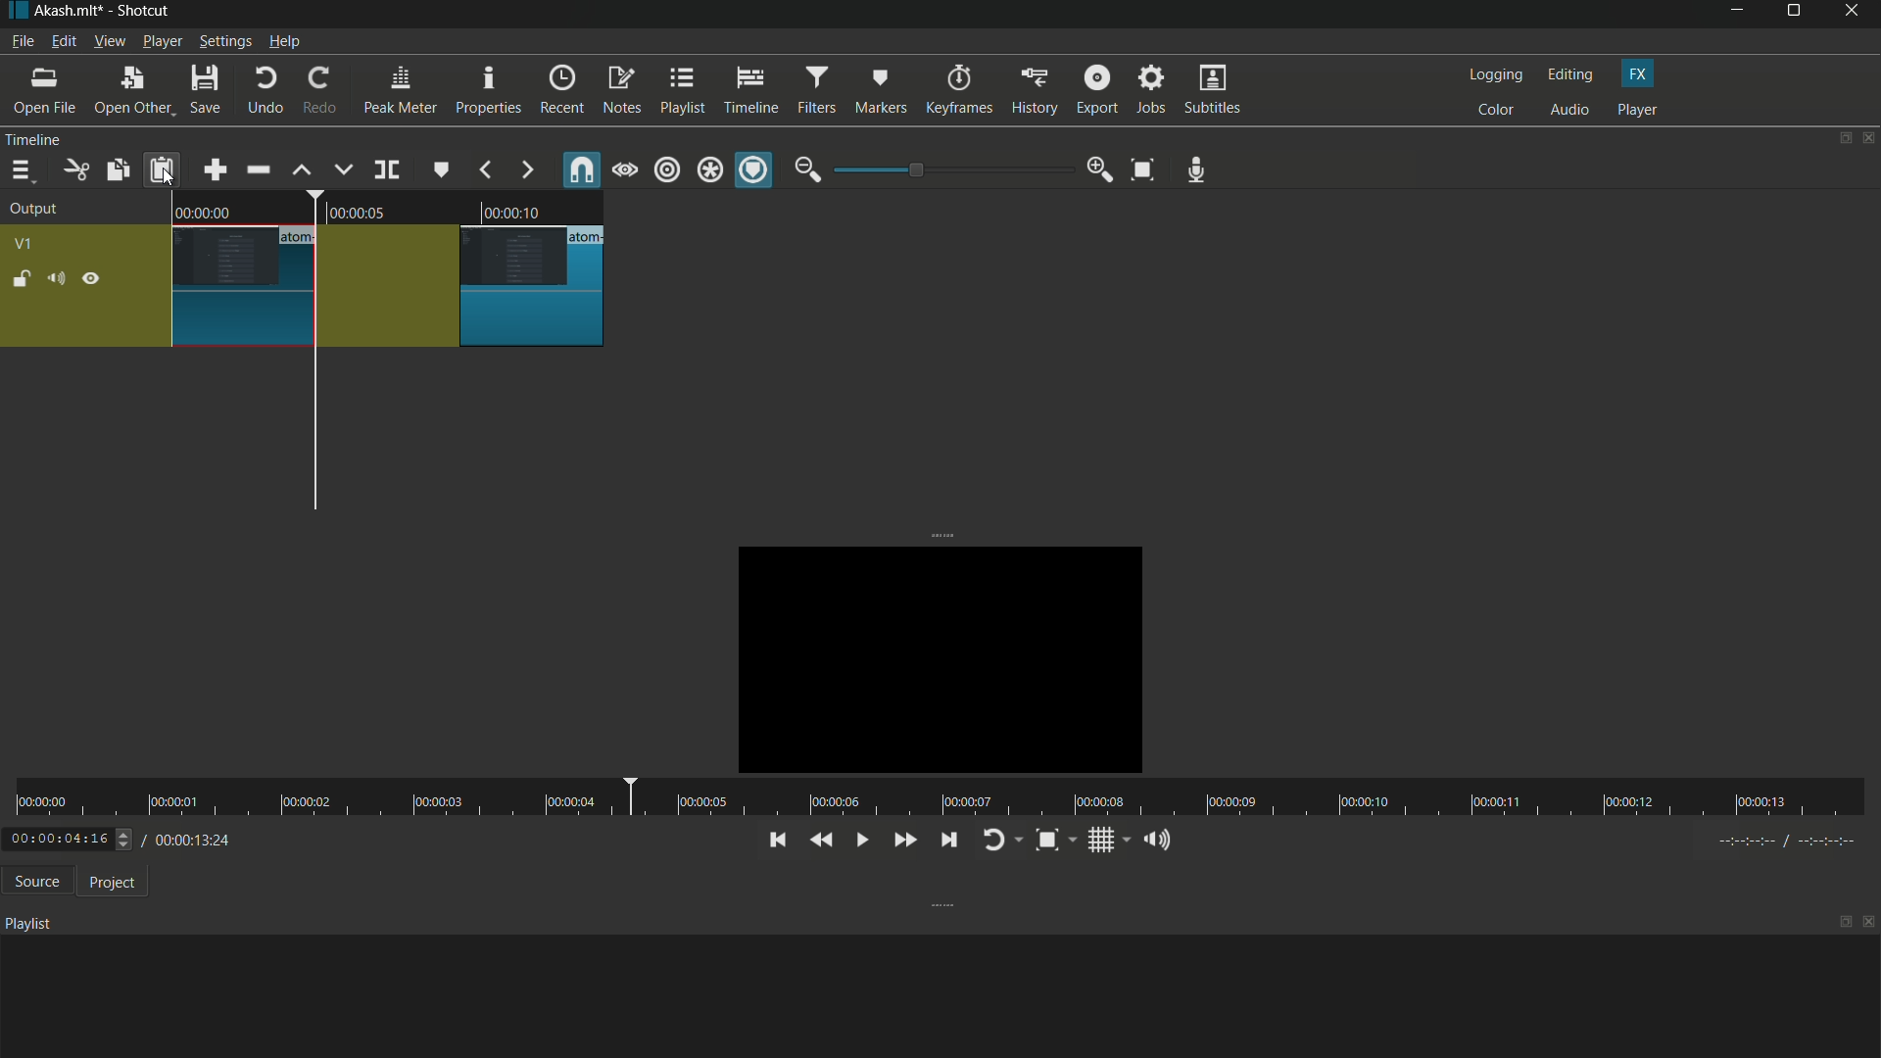  Describe the element at coordinates (933, 797) in the screenshot. I see `time` at that location.